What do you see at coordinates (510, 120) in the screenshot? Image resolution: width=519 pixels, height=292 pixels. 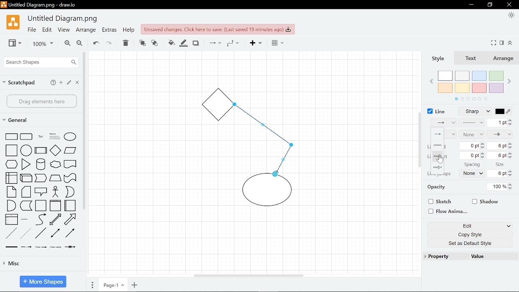 I see `Increase thickness` at bounding box center [510, 120].